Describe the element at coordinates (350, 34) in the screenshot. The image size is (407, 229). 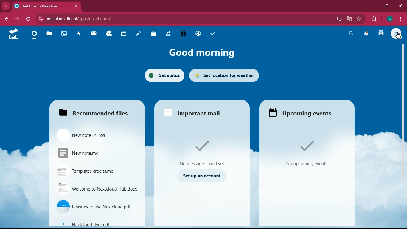
I see `search` at that location.